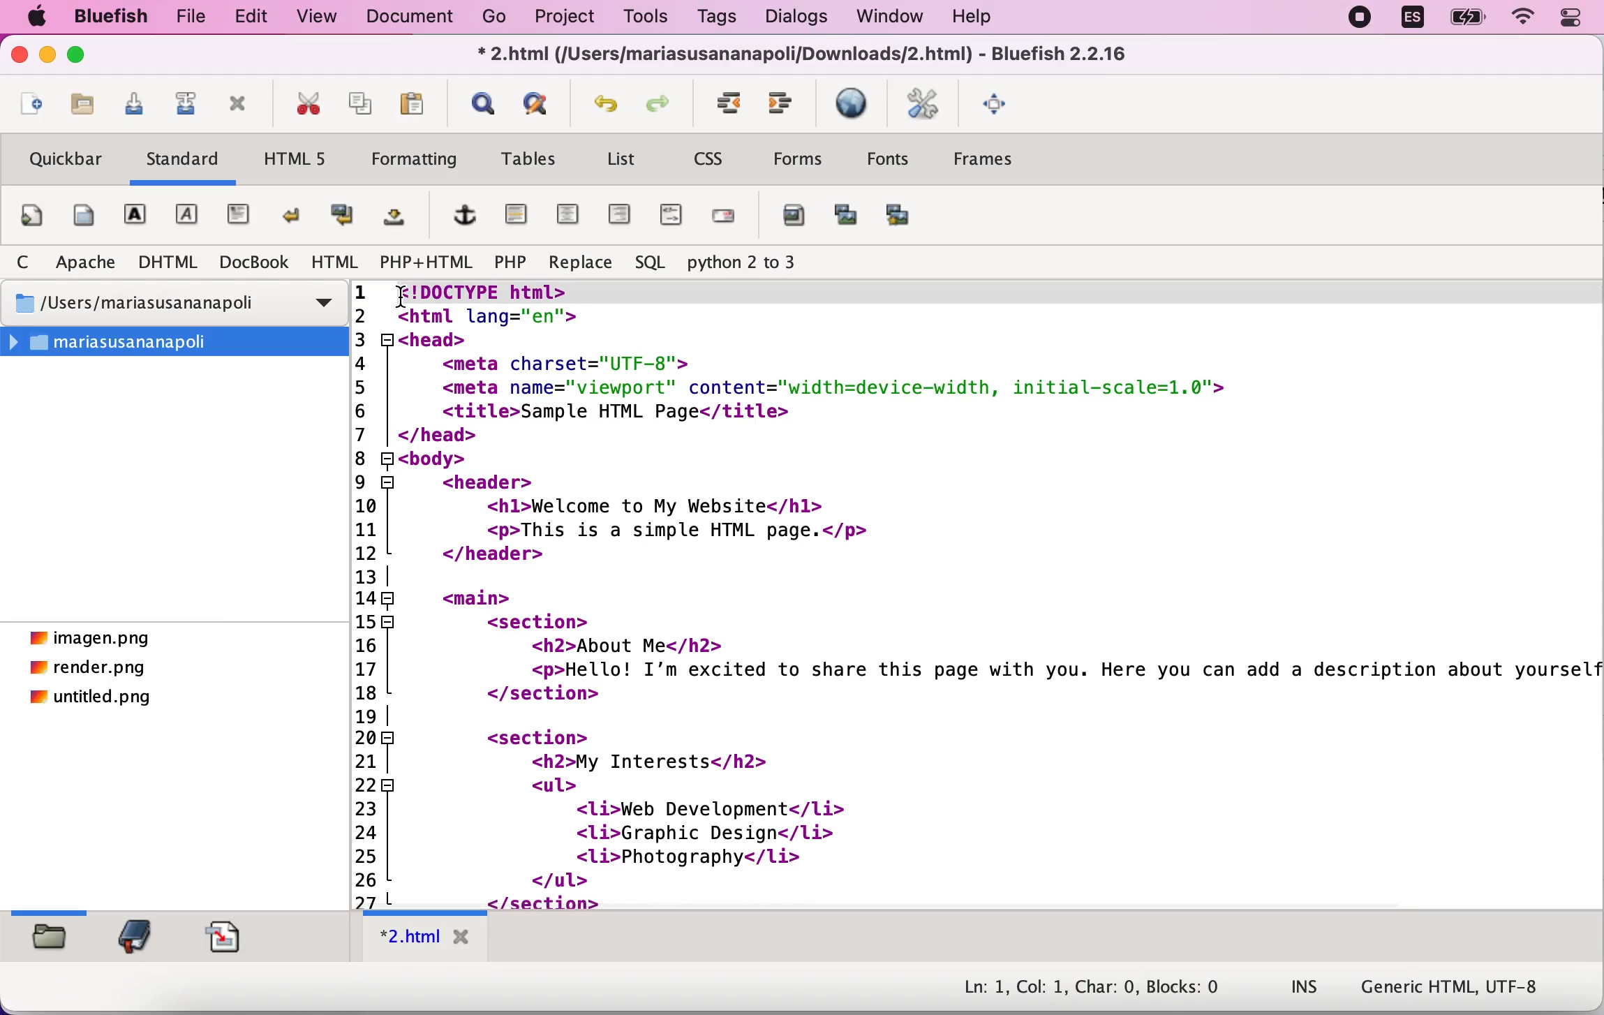 The width and height of the screenshot is (1604, 1015). I want to click on close current file, so click(238, 106).